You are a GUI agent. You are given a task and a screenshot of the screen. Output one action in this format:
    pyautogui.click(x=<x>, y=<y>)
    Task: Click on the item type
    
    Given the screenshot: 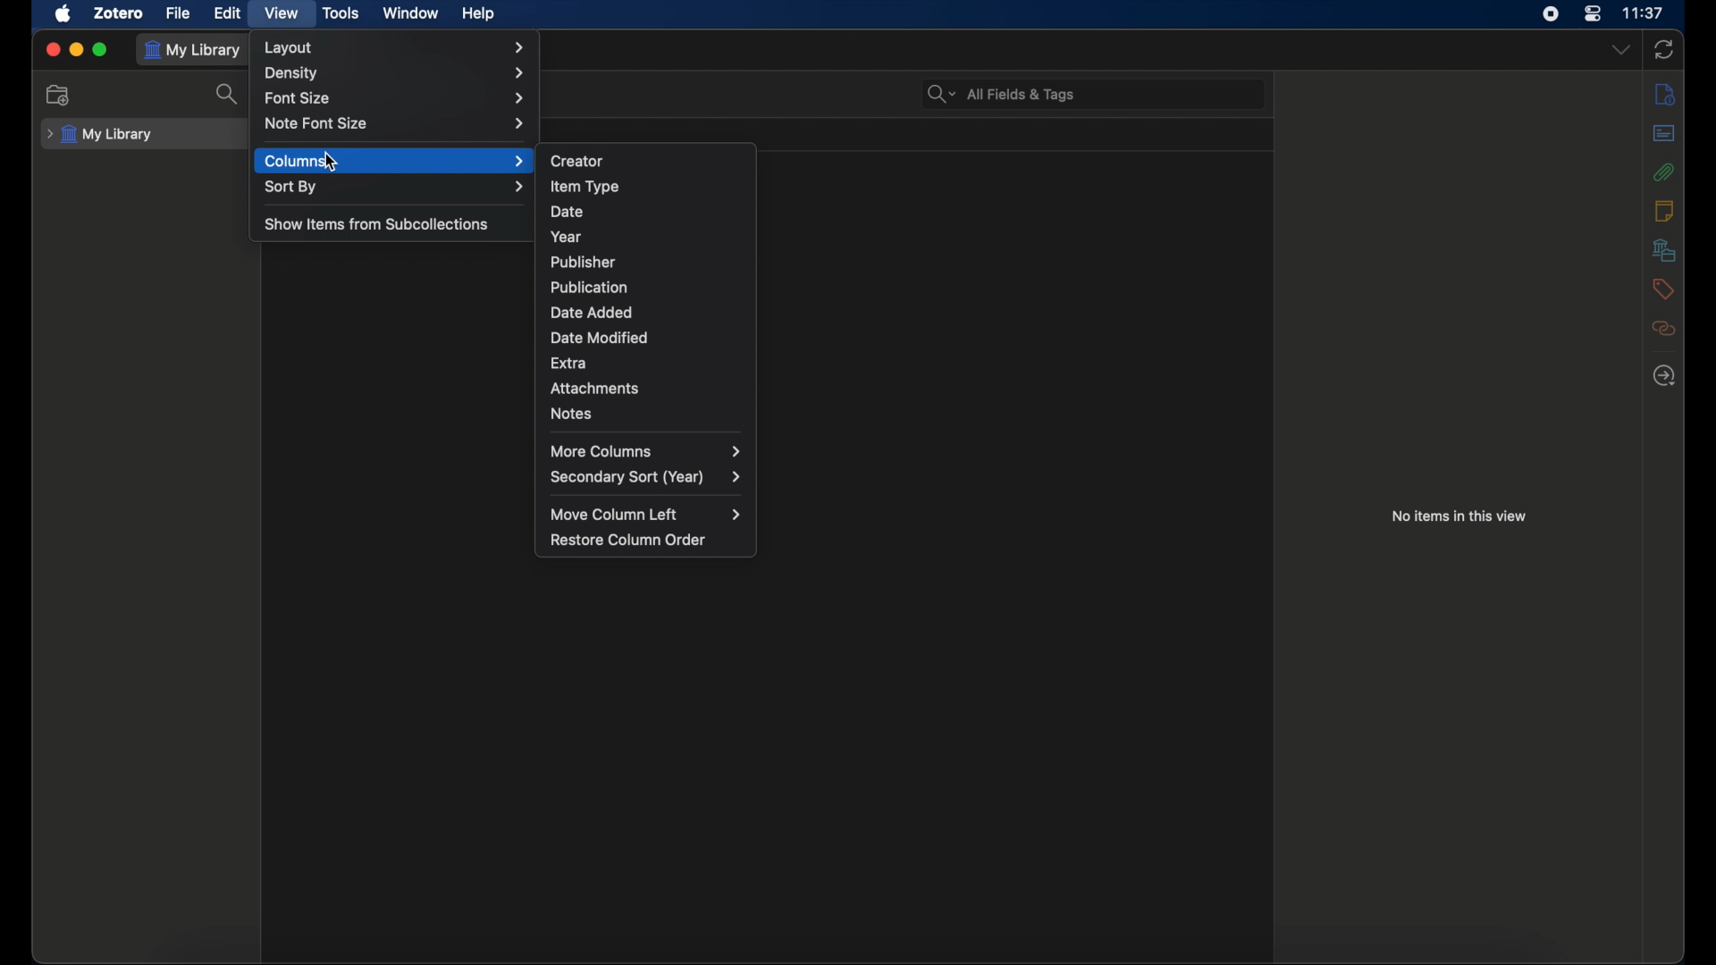 What is the action you would take?
    pyautogui.click(x=585, y=187)
    